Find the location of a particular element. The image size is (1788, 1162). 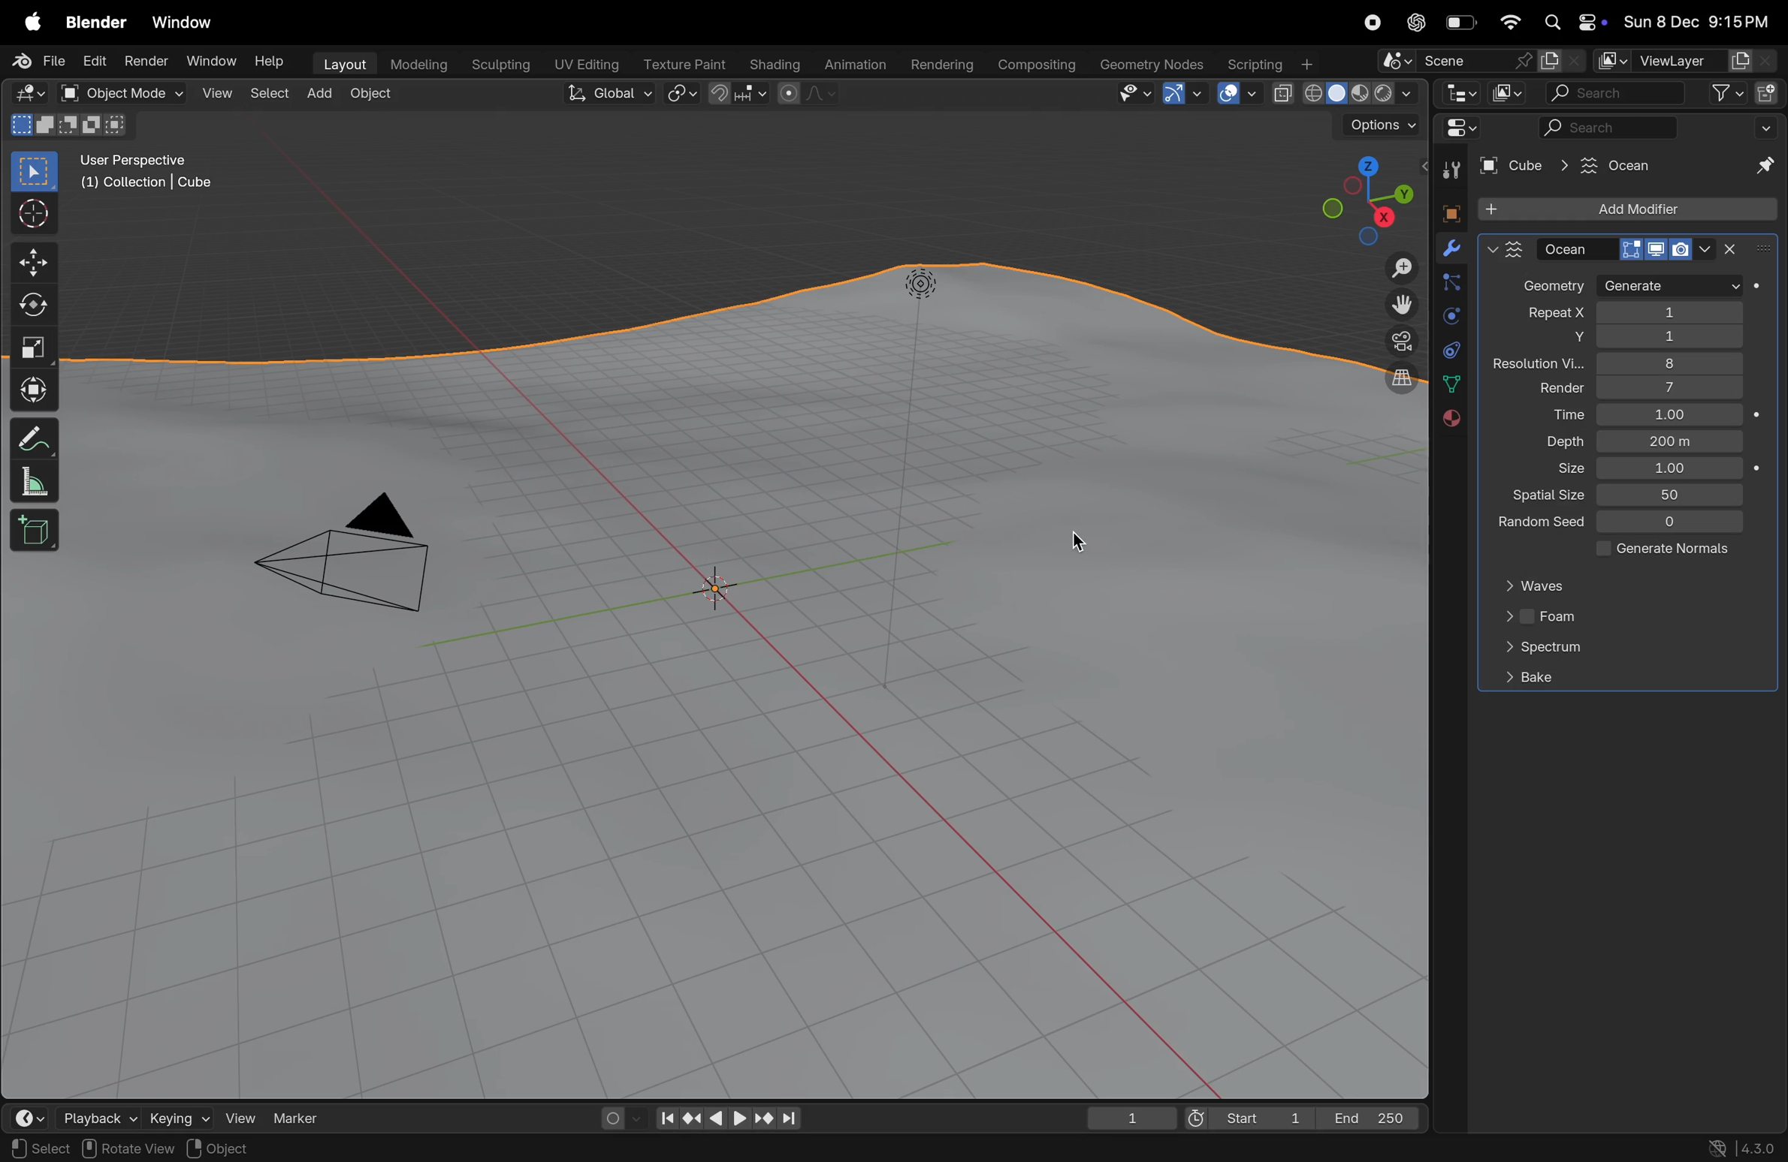

modelling is located at coordinates (419, 63).